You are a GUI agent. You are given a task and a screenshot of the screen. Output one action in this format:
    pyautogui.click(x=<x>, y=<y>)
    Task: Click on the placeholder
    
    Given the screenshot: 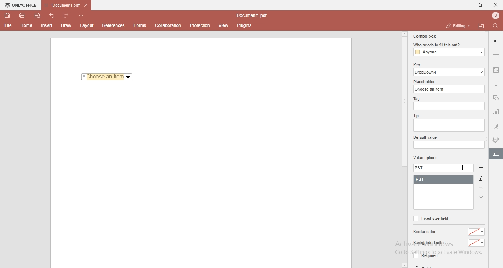 What is the action you would take?
    pyautogui.click(x=425, y=82)
    